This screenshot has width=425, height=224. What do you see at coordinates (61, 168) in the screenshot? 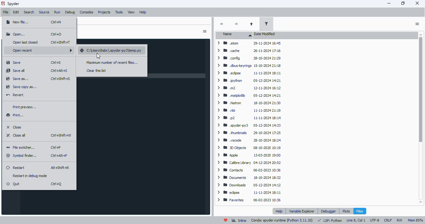
I see `shortcut for restart` at bounding box center [61, 168].